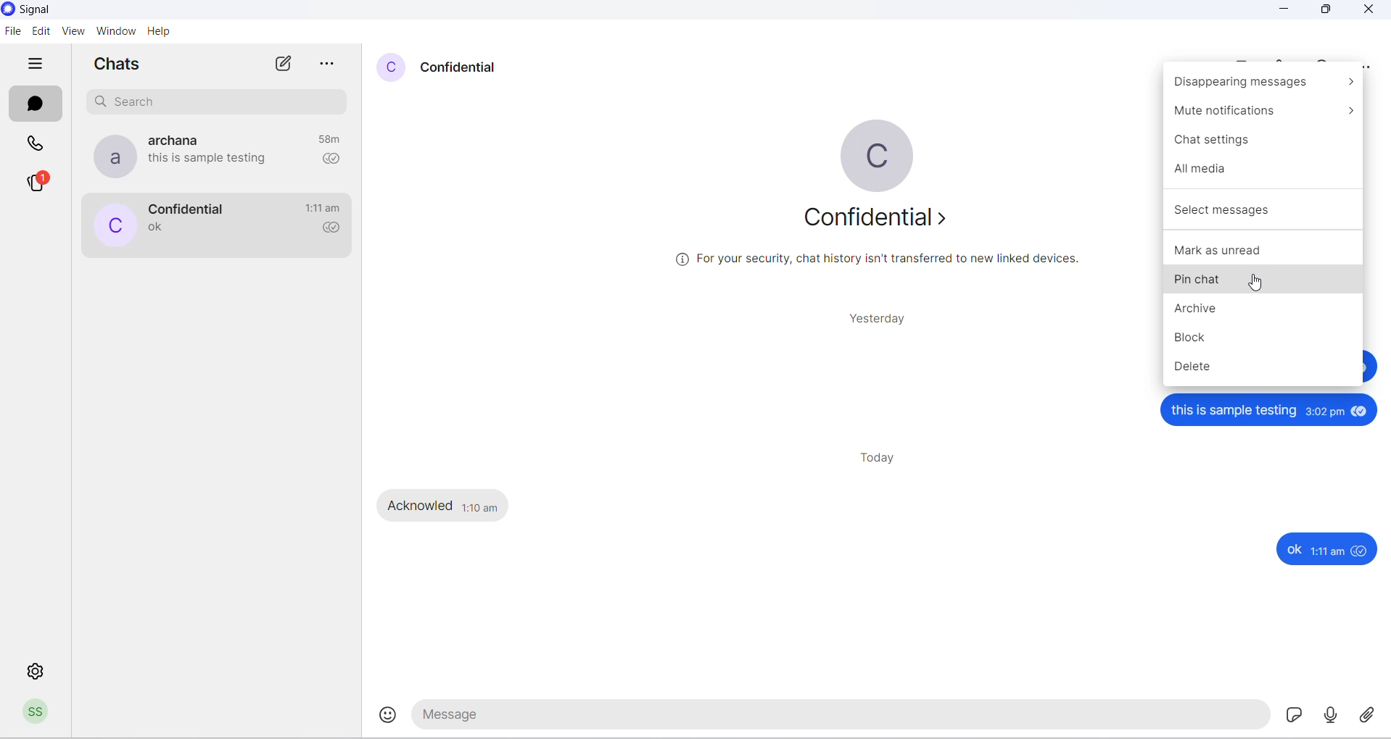  What do you see at coordinates (329, 160) in the screenshot?
I see `read recipient` at bounding box center [329, 160].